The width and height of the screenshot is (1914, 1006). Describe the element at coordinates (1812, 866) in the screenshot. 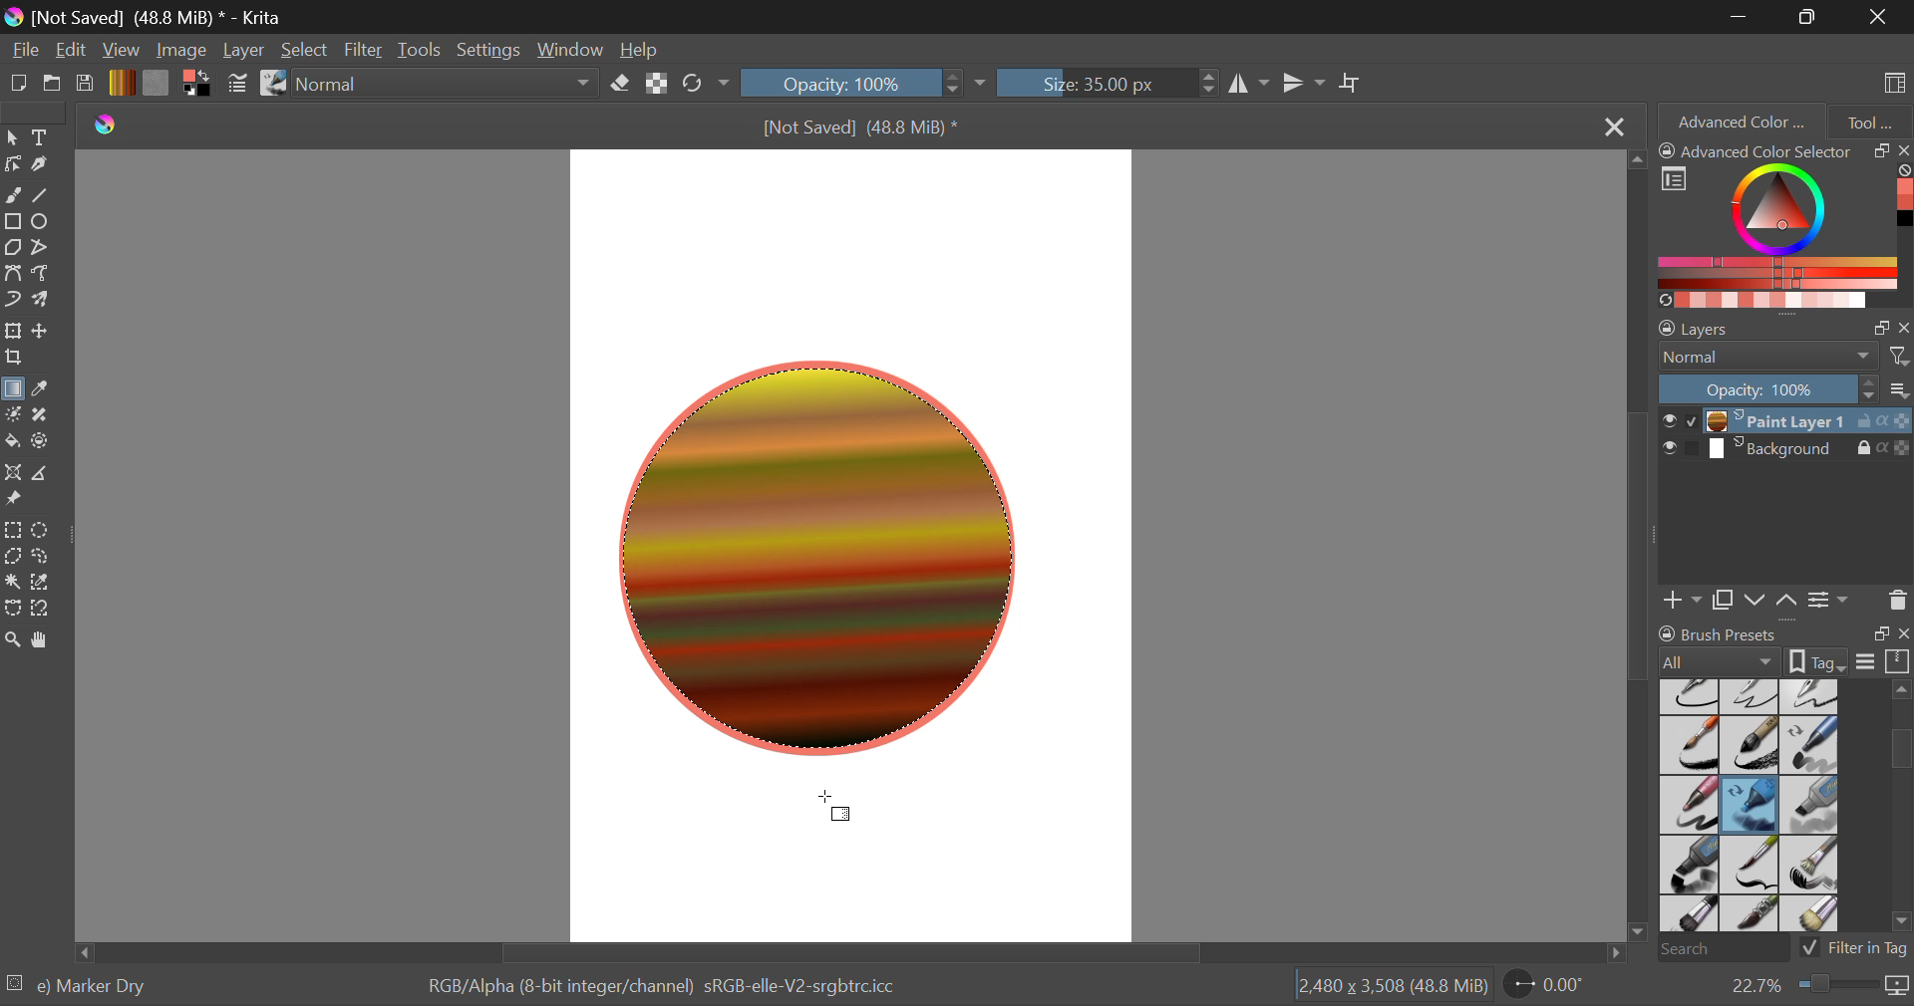

I see `Bristles-2 Flat Rough` at that location.